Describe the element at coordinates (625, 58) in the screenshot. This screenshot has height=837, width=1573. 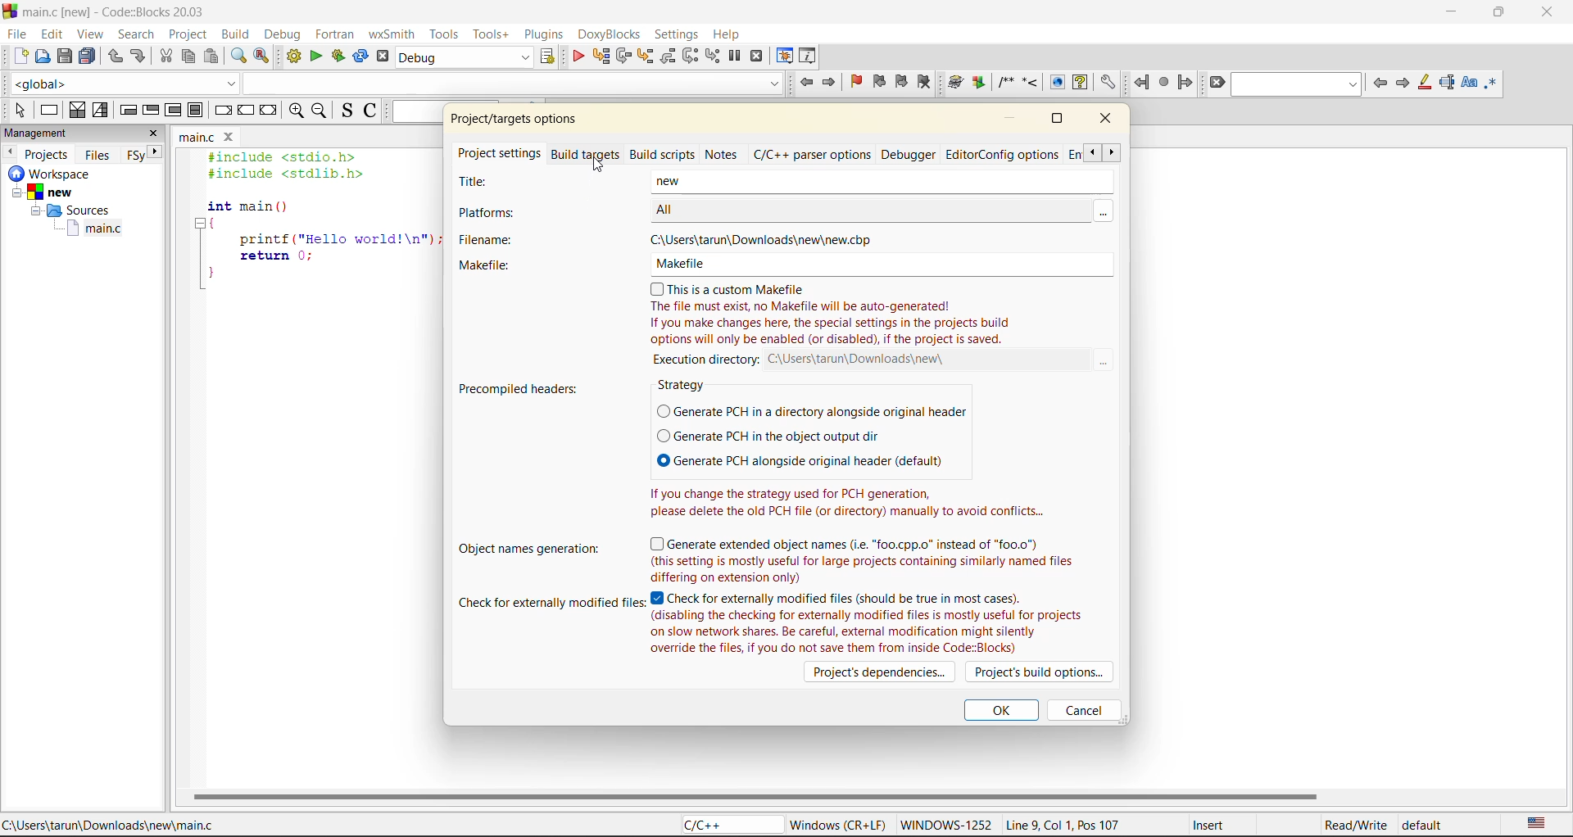
I see `next line` at that location.